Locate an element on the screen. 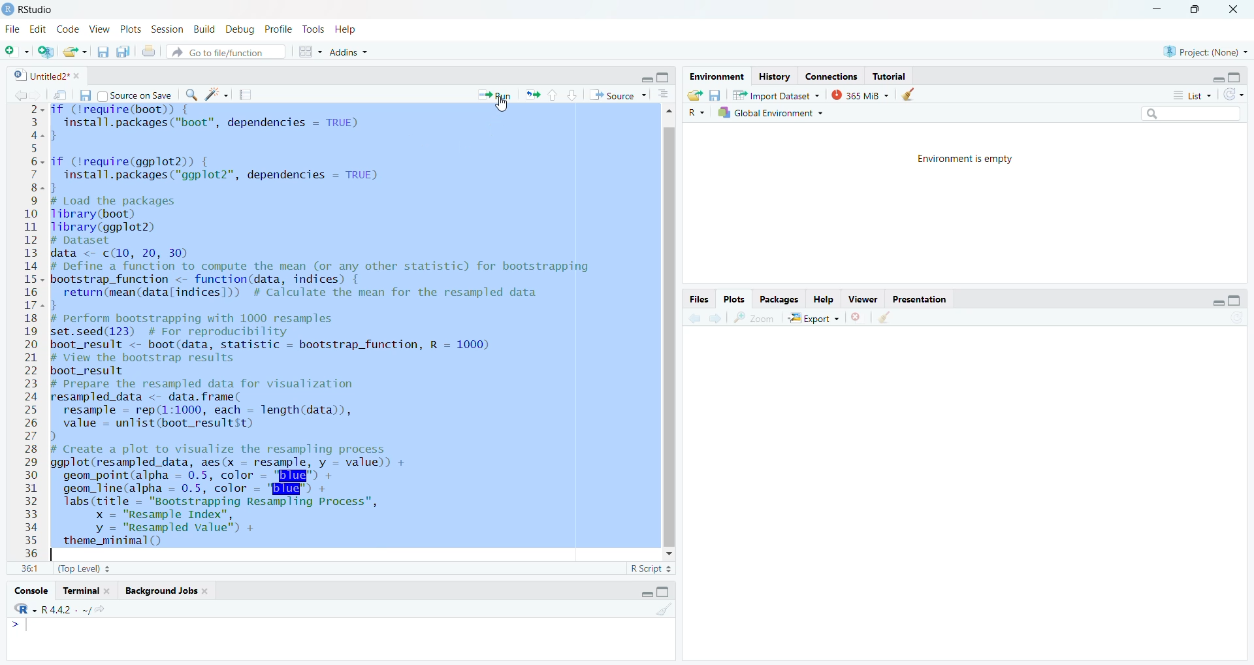 The image size is (1254, 665).  Profile is located at coordinates (278, 29).